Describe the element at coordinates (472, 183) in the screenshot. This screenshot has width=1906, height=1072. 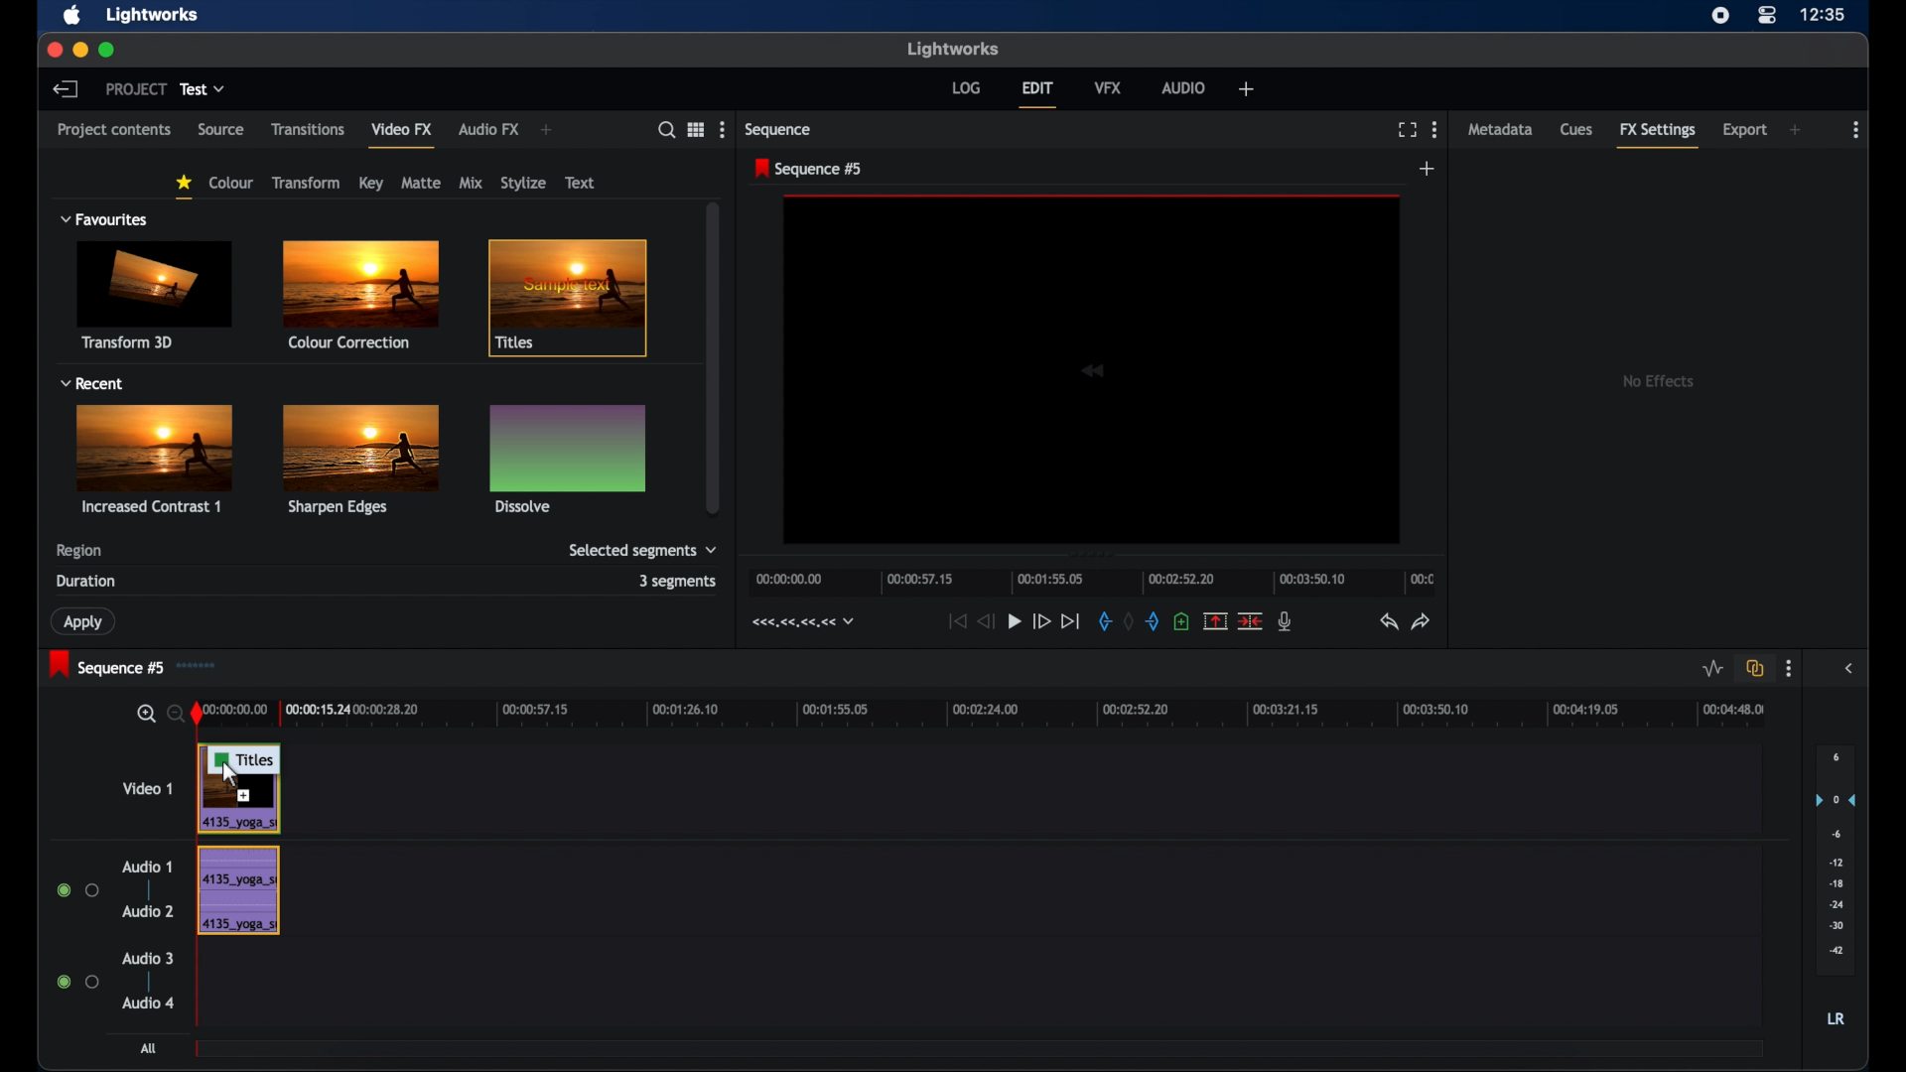
I see `mix` at that location.